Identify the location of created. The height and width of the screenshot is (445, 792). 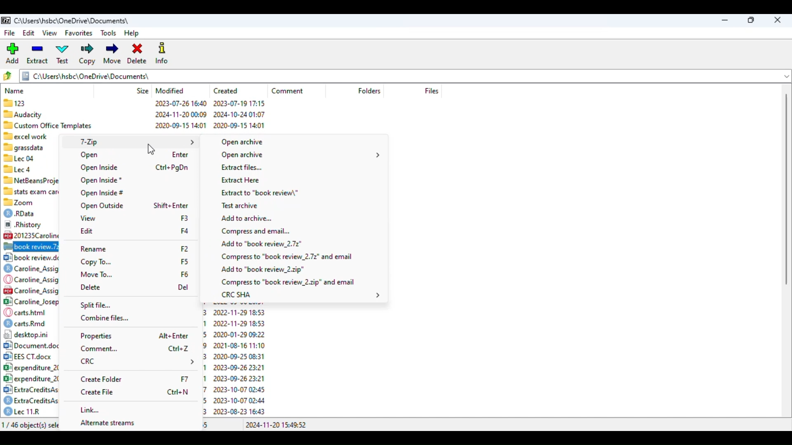
(226, 91).